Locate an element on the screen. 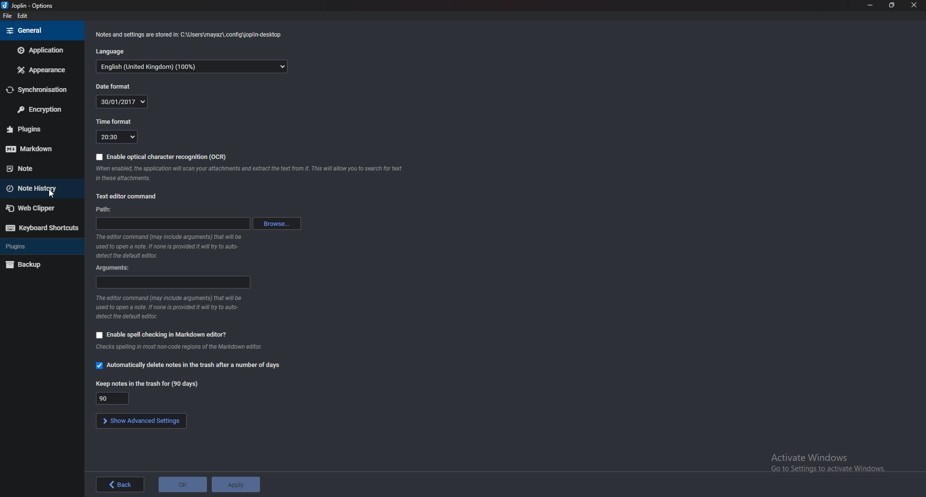 This screenshot has height=497, width=926. Application is located at coordinates (42, 50).